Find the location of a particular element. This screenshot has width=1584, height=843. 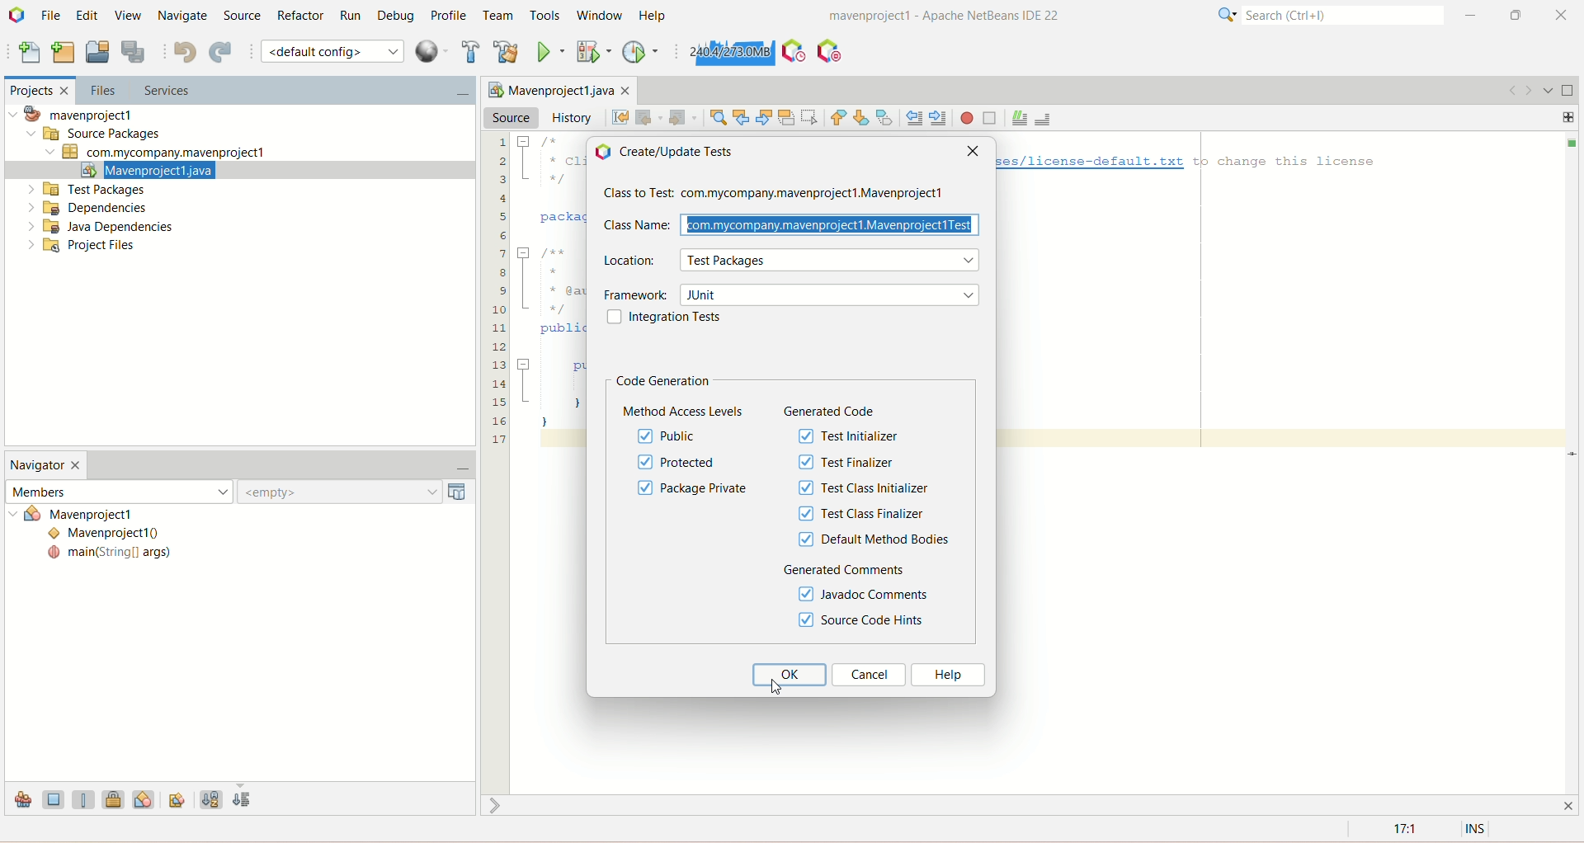

toggle highlight search is located at coordinates (786, 118).